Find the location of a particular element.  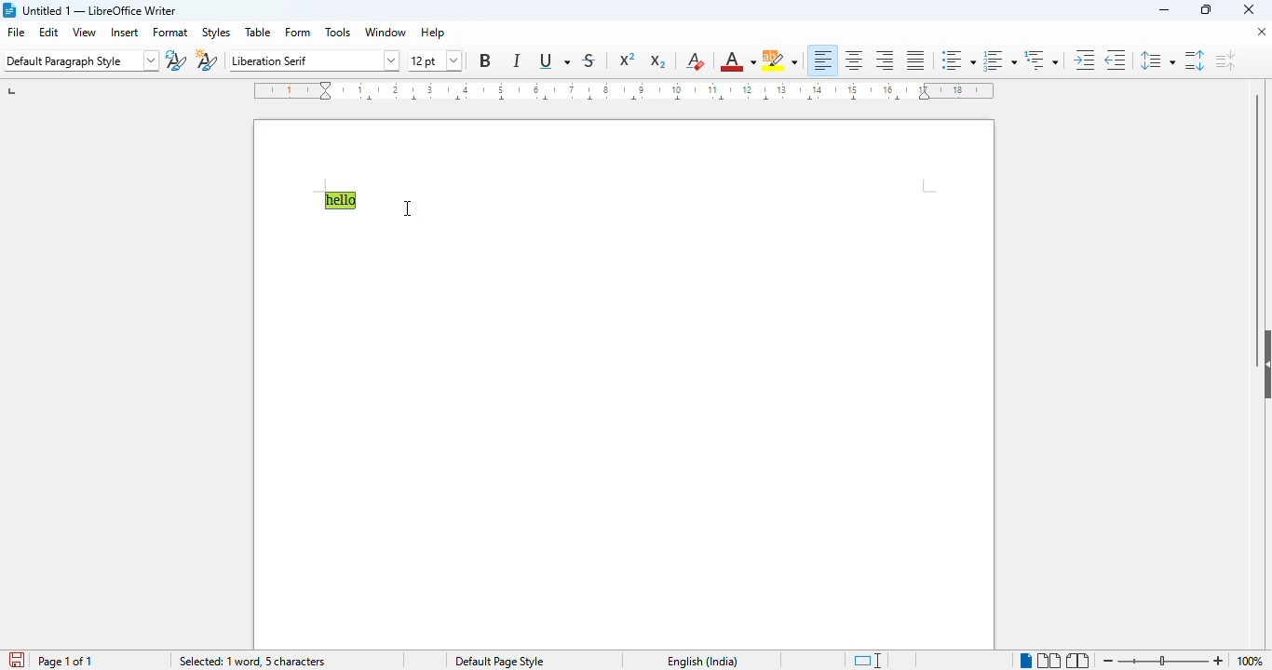

zoom out is located at coordinates (1108, 660).